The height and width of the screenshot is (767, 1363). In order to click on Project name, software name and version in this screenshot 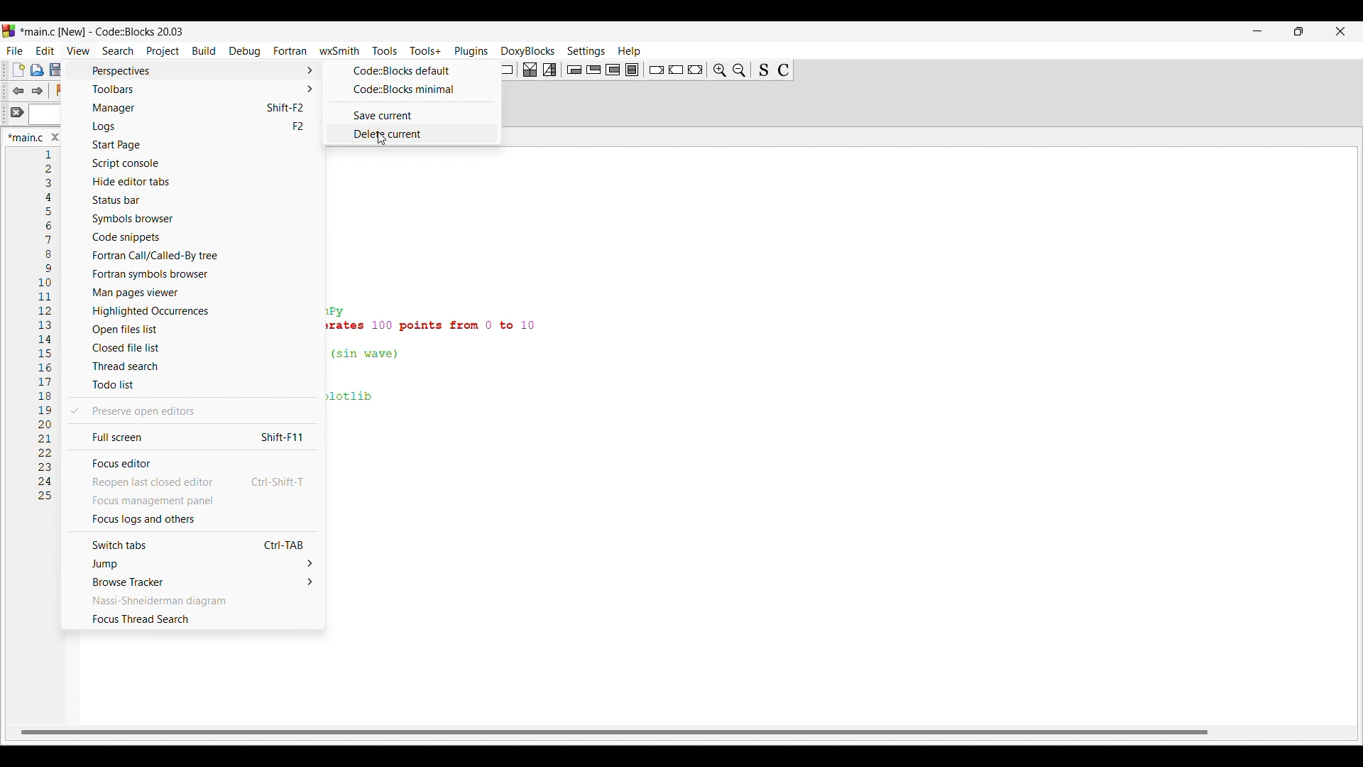, I will do `click(106, 31)`.